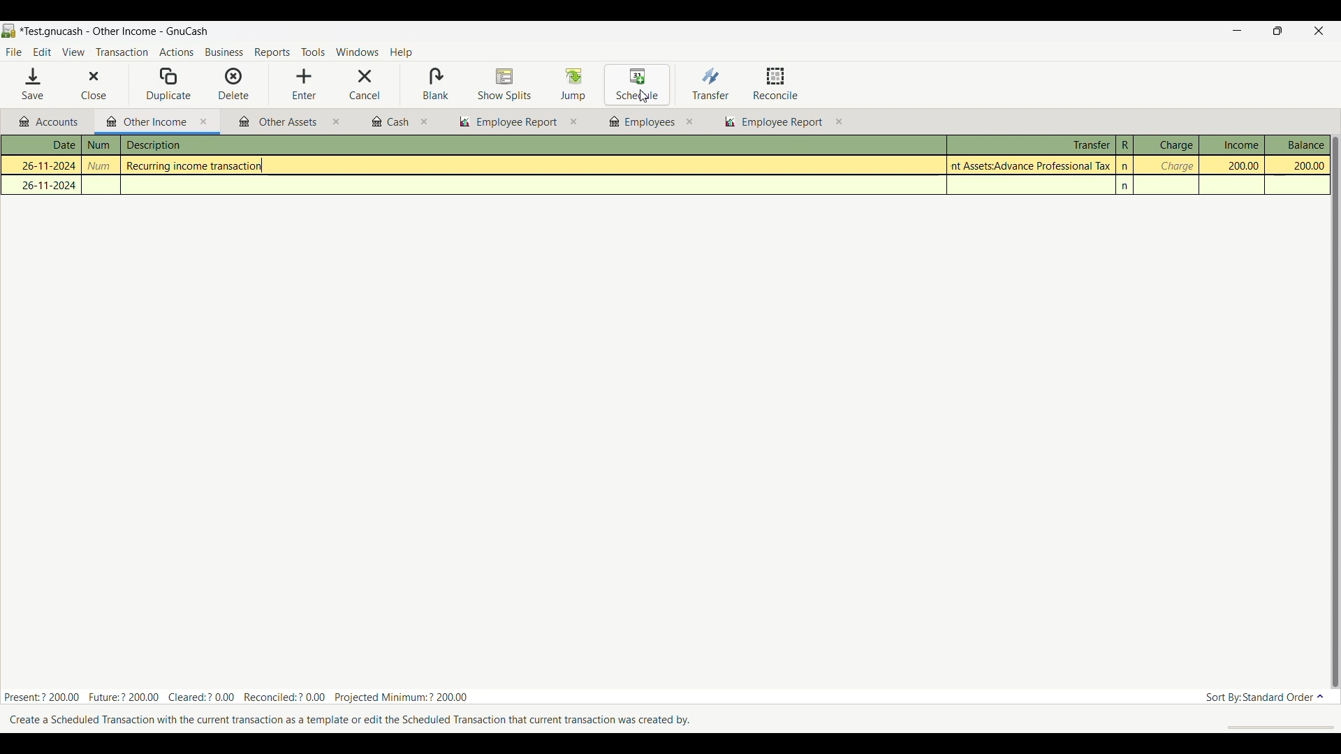 This screenshot has width=1341, height=754. Describe the element at coordinates (574, 122) in the screenshot. I see `close` at that location.